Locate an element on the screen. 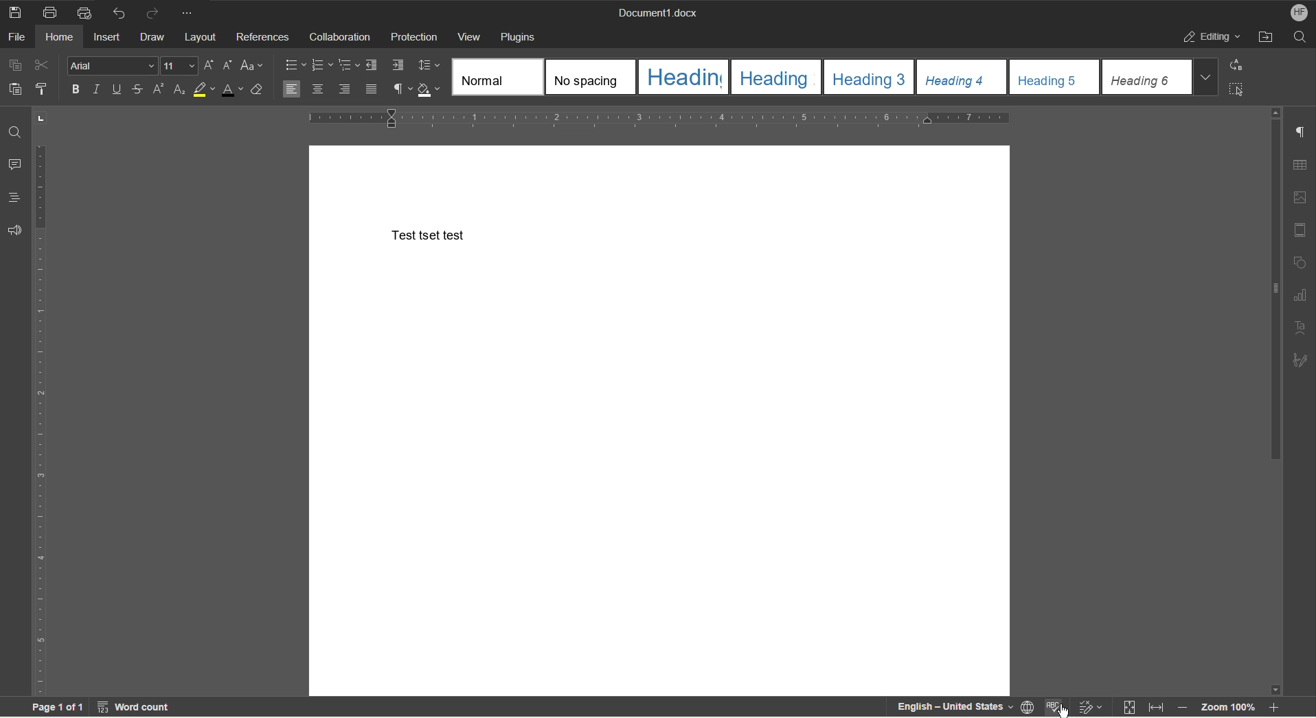 This screenshot has height=718, width=1316. Italics is located at coordinates (100, 90).